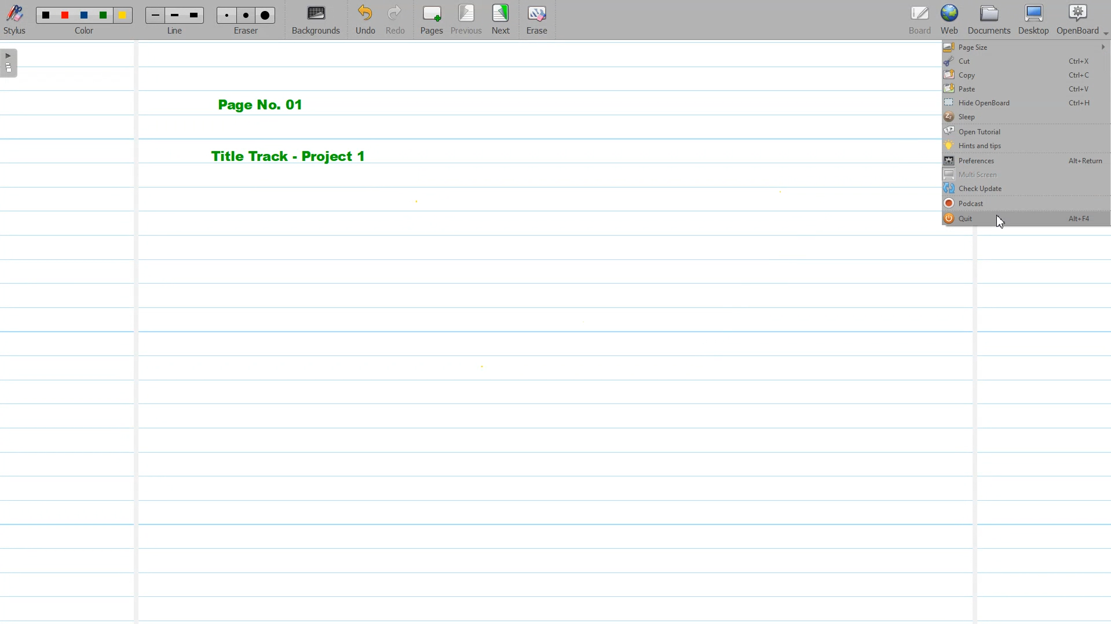 This screenshot has height=624, width=1111. Describe the element at coordinates (1027, 160) in the screenshot. I see `Preferences` at that location.